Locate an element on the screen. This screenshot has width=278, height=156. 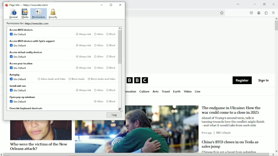
Use default is located at coordinates (19, 102).